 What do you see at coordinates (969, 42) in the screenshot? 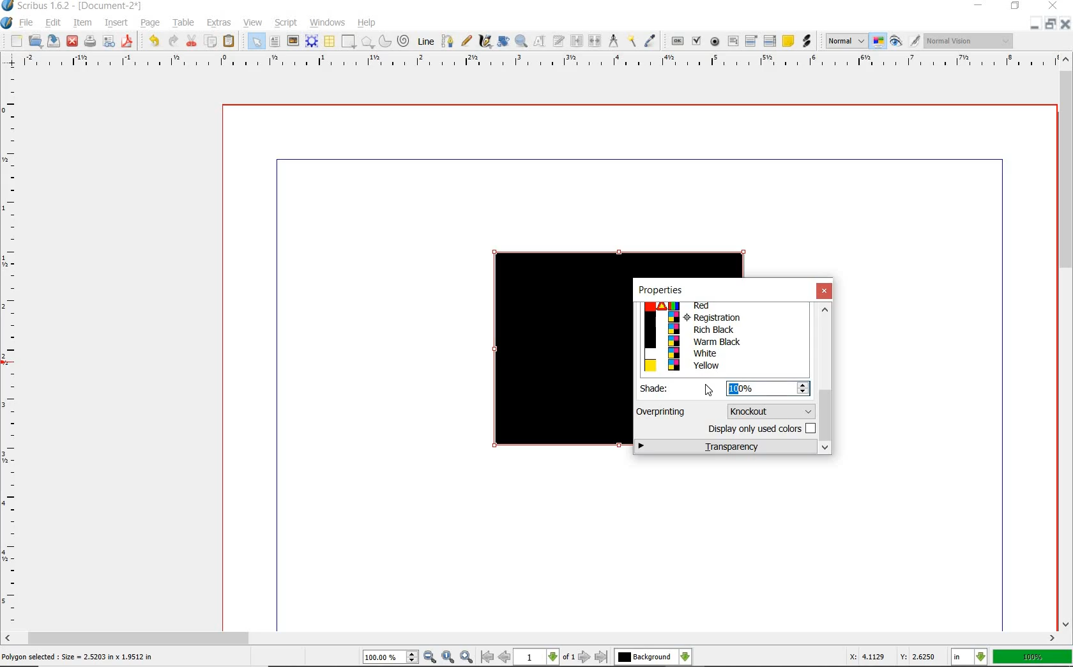
I see `Visual appearance of the display` at bounding box center [969, 42].